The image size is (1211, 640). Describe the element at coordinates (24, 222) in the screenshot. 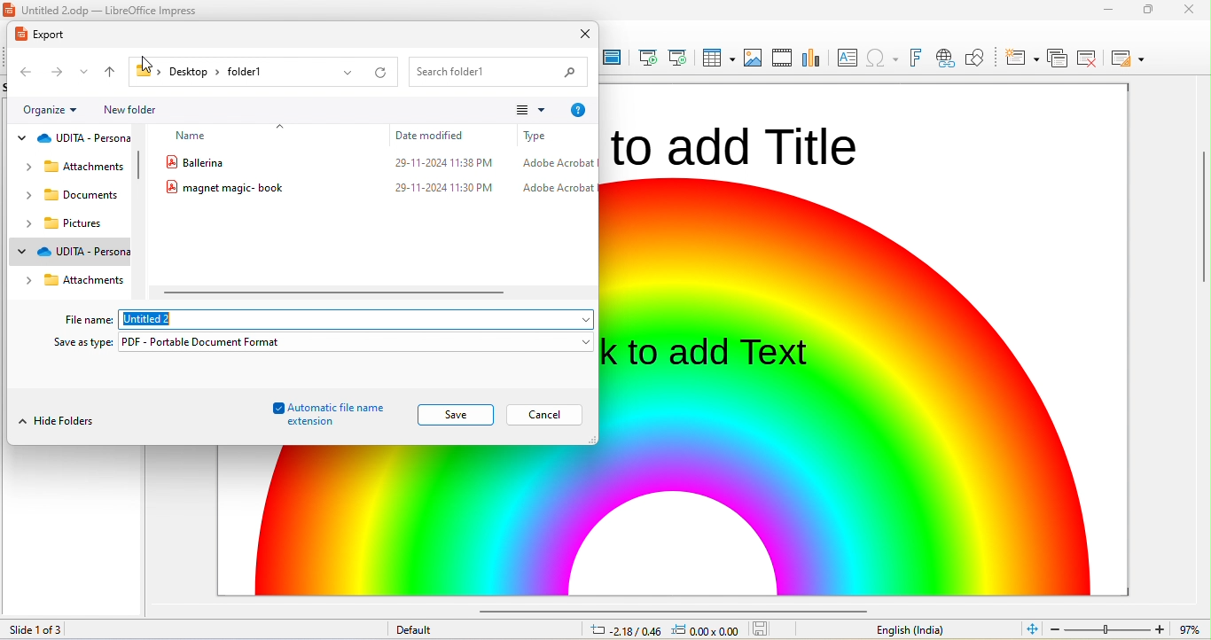

I see `drop down` at that location.